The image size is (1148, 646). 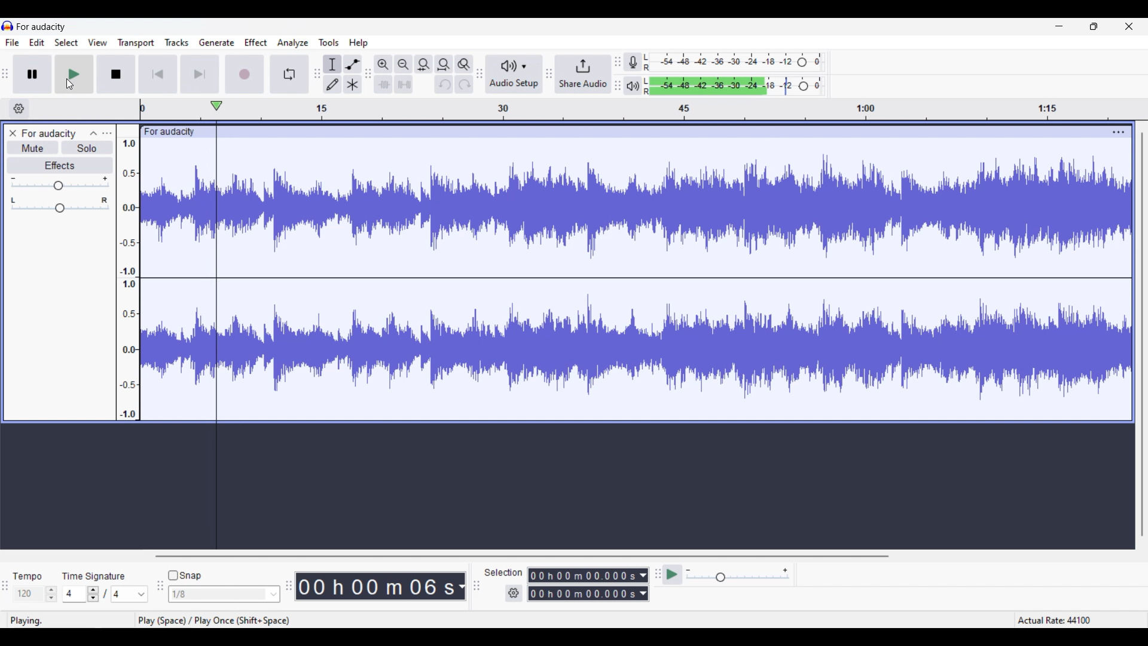 I want to click on Solo, so click(x=88, y=148).